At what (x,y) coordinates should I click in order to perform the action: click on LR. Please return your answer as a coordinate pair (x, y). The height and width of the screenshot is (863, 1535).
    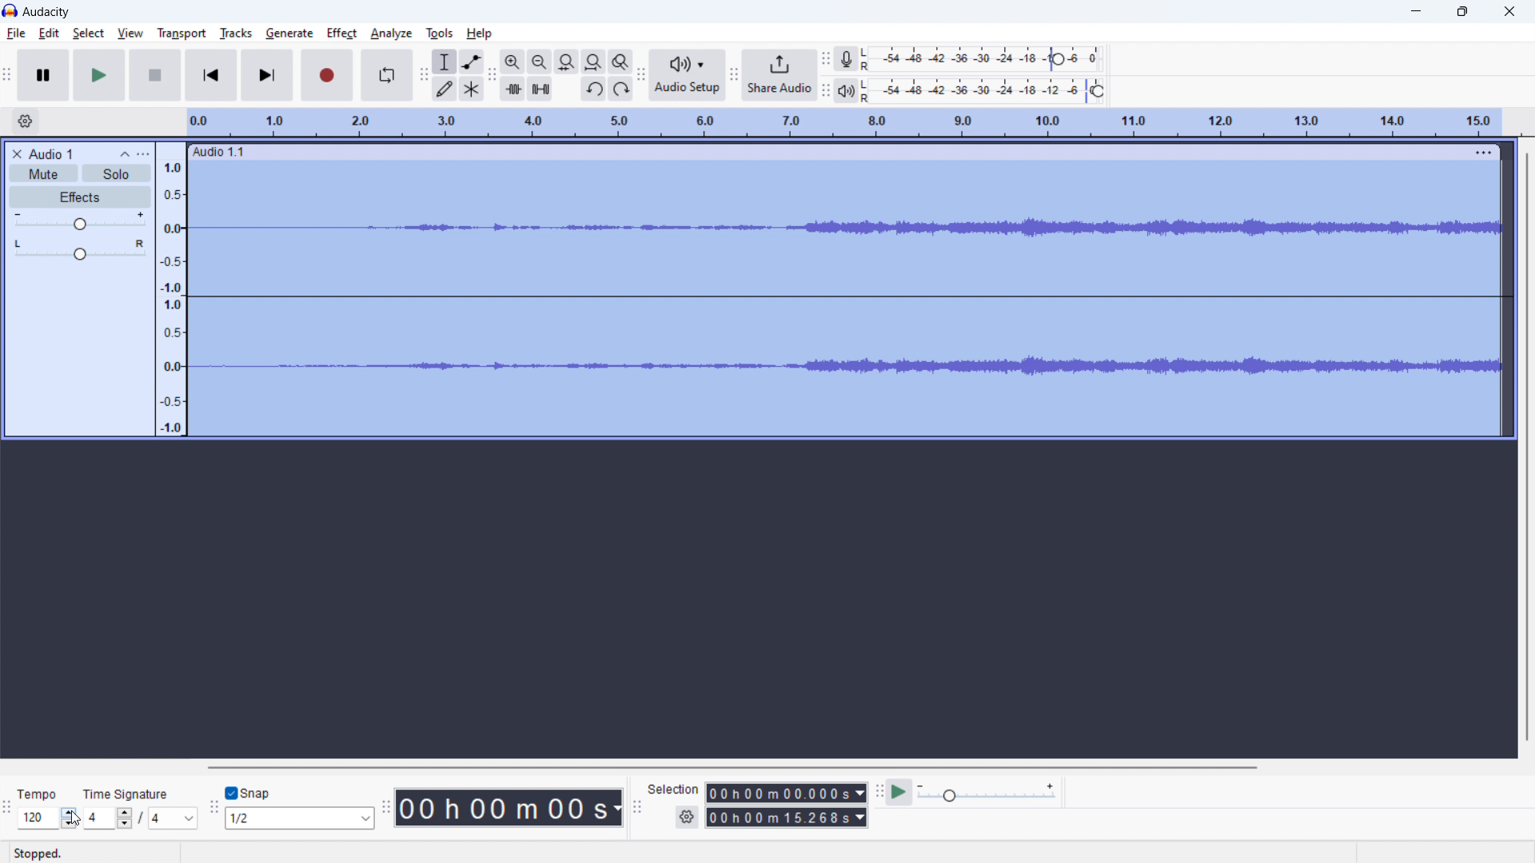
    Looking at the image, I should click on (867, 88).